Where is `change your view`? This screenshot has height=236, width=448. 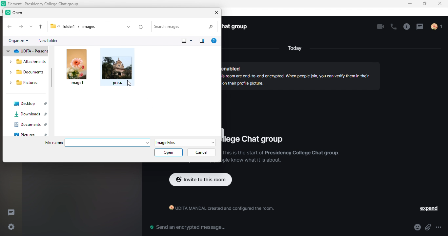 change your view is located at coordinates (187, 41).